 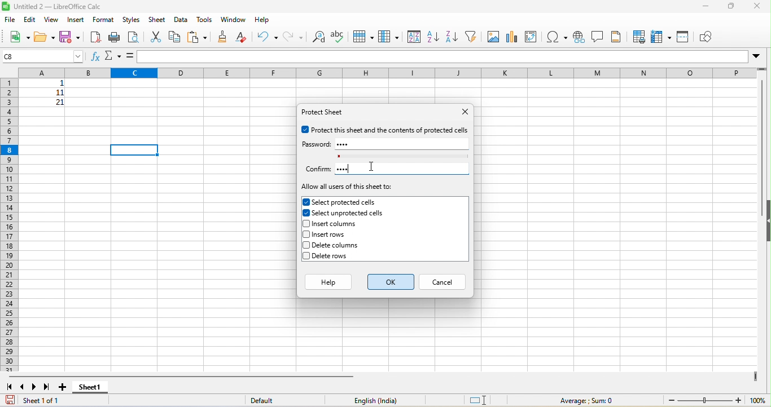 What do you see at coordinates (759, 6) in the screenshot?
I see `close` at bounding box center [759, 6].